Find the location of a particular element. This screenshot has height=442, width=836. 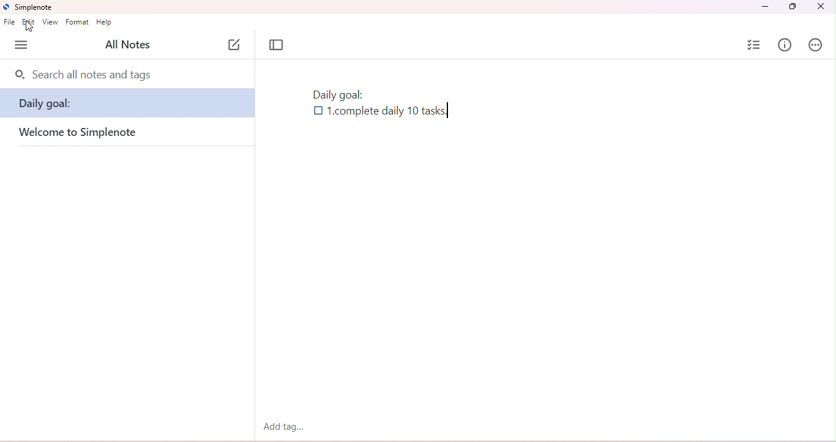

maximize is located at coordinates (791, 7).